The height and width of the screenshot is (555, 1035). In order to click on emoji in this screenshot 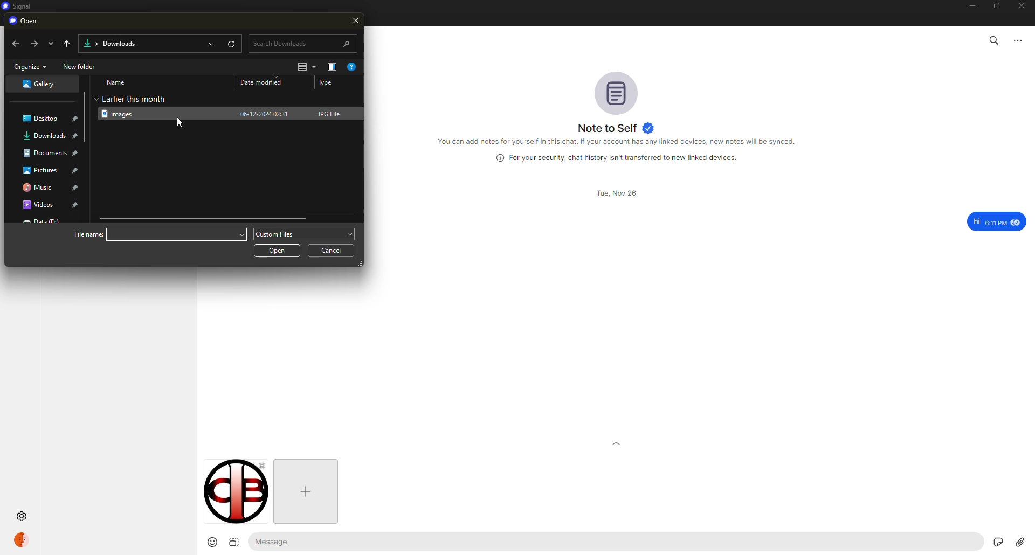, I will do `click(208, 542)`.